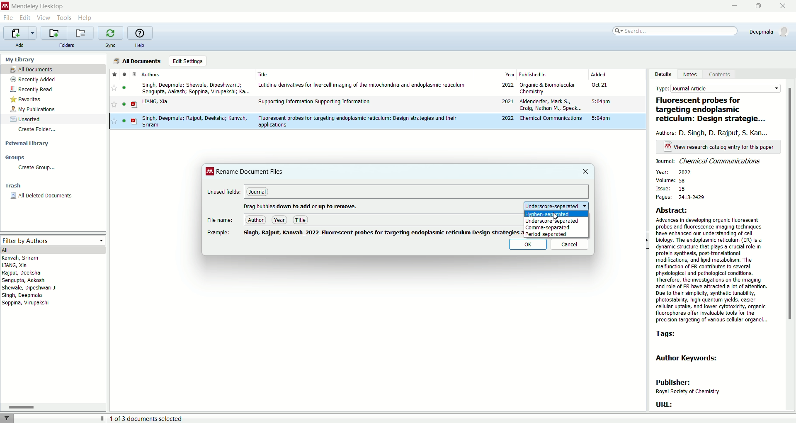  What do you see at coordinates (53, 250) in the screenshot?
I see `all` at bounding box center [53, 250].